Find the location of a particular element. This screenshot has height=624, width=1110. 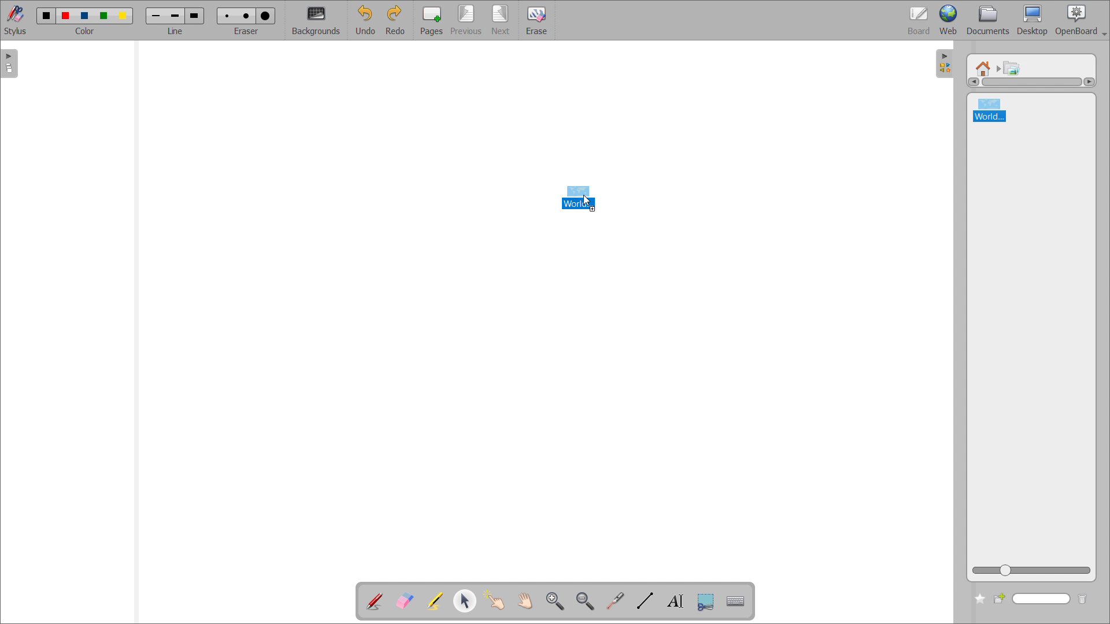

write text is located at coordinates (676, 601).